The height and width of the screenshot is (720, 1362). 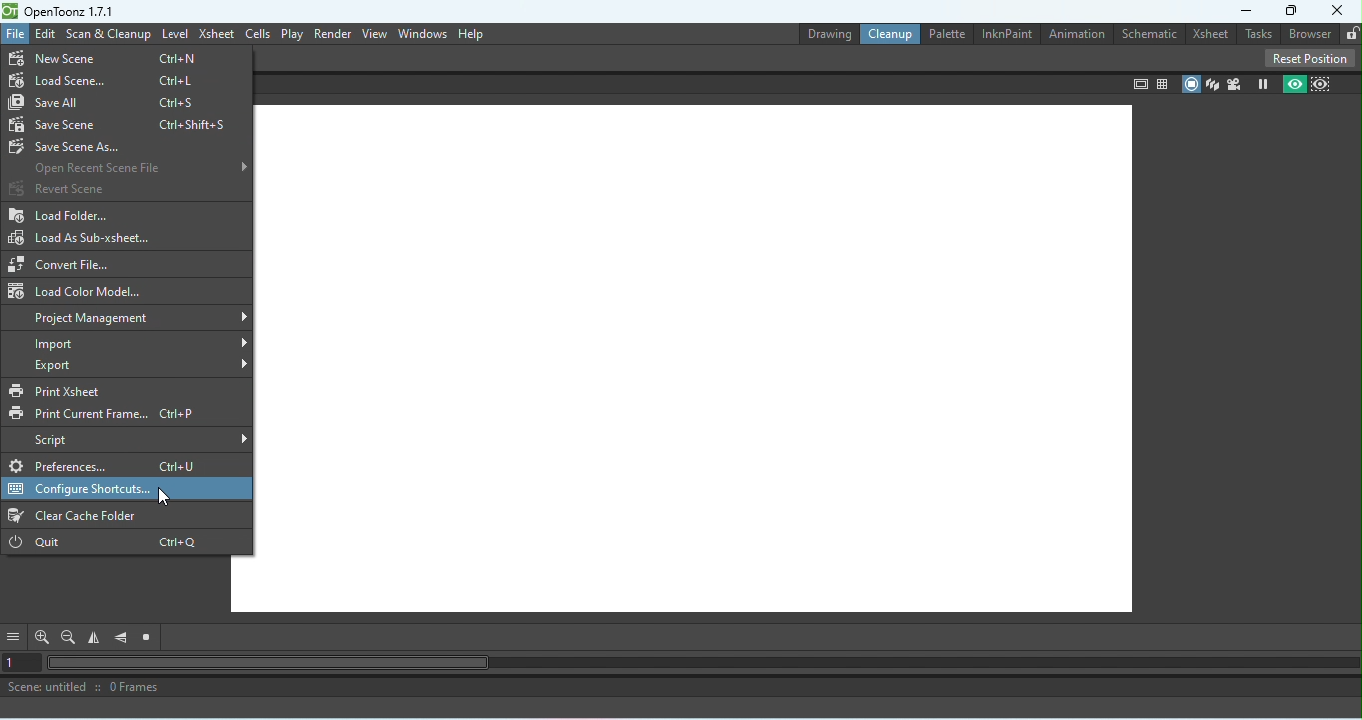 I want to click on Save scene, so click(x=126, y=121).